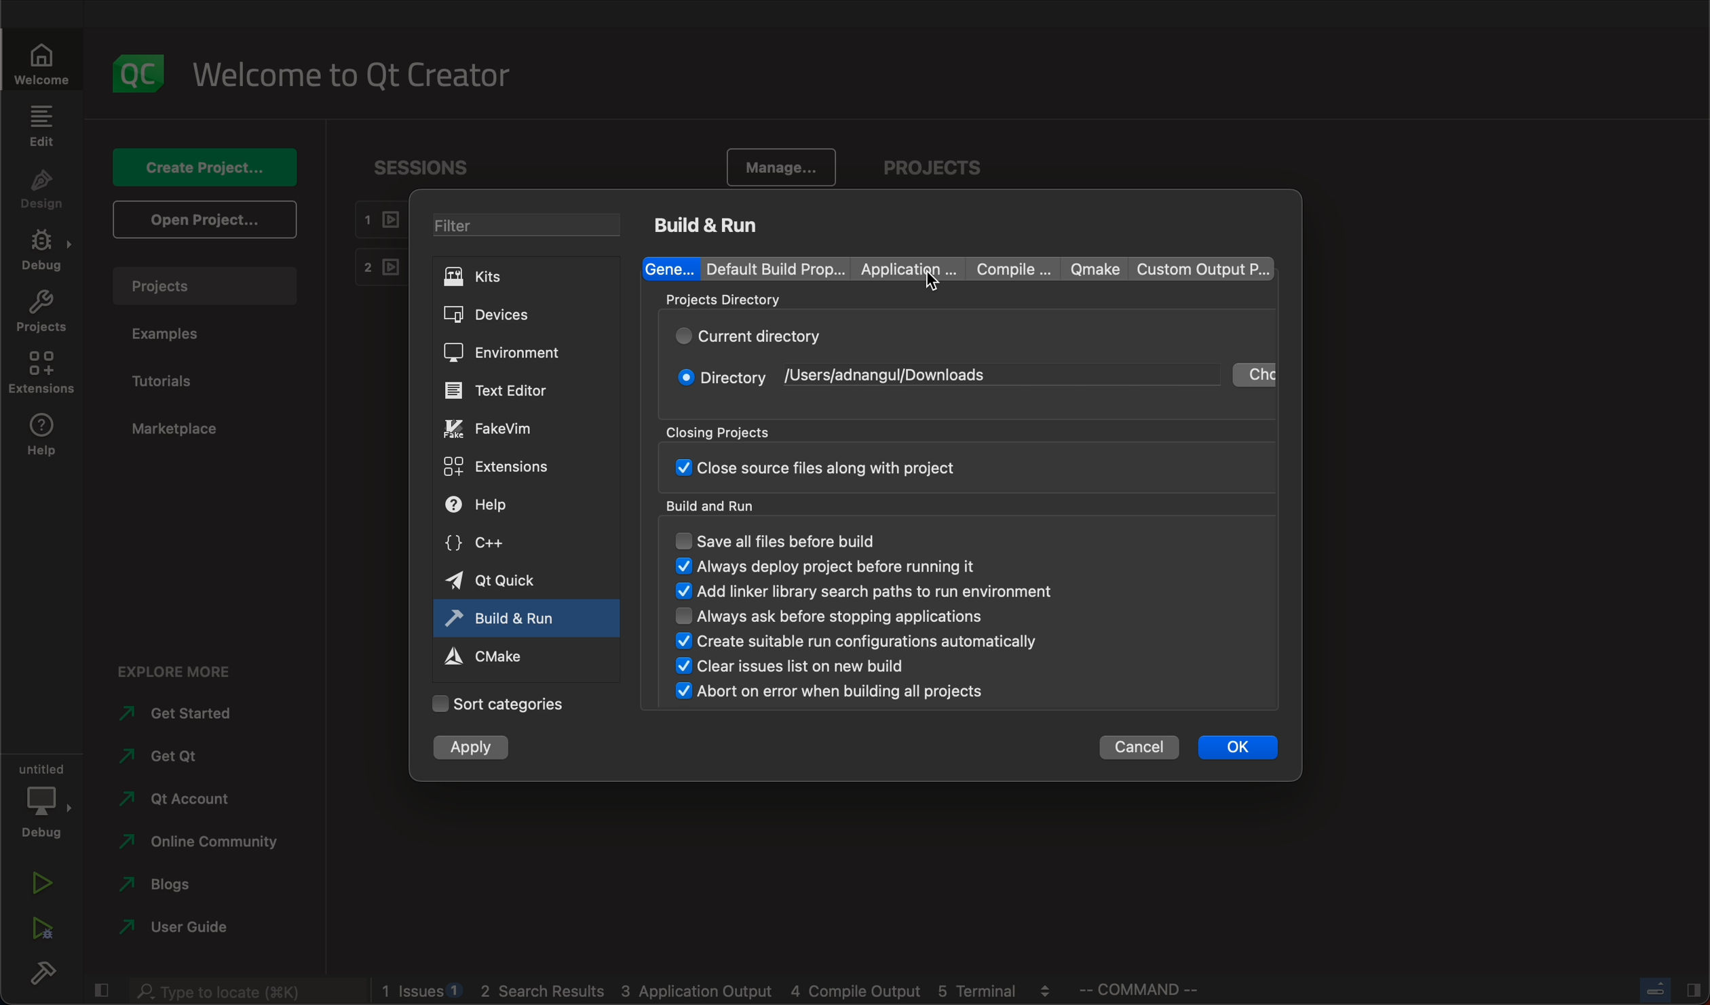 The width and height of the screenshot is (1710, 1005). What do you see at coordinates (356, 75) in the screenshot?
I see `welcome` at bounding box center [356, 75].